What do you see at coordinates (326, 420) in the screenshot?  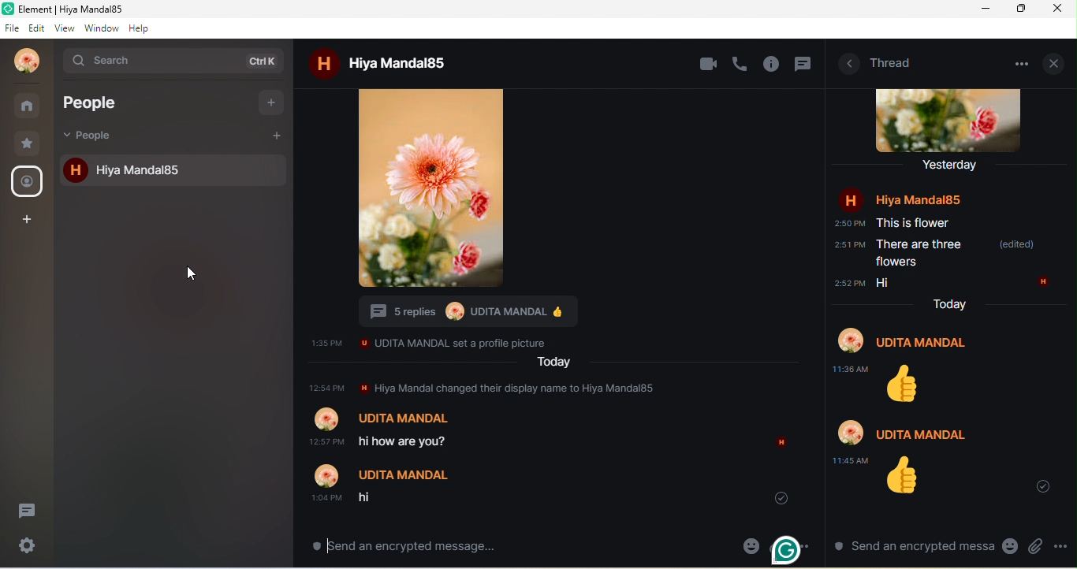 I see `Profile picture` at bounding box center [326, 420].